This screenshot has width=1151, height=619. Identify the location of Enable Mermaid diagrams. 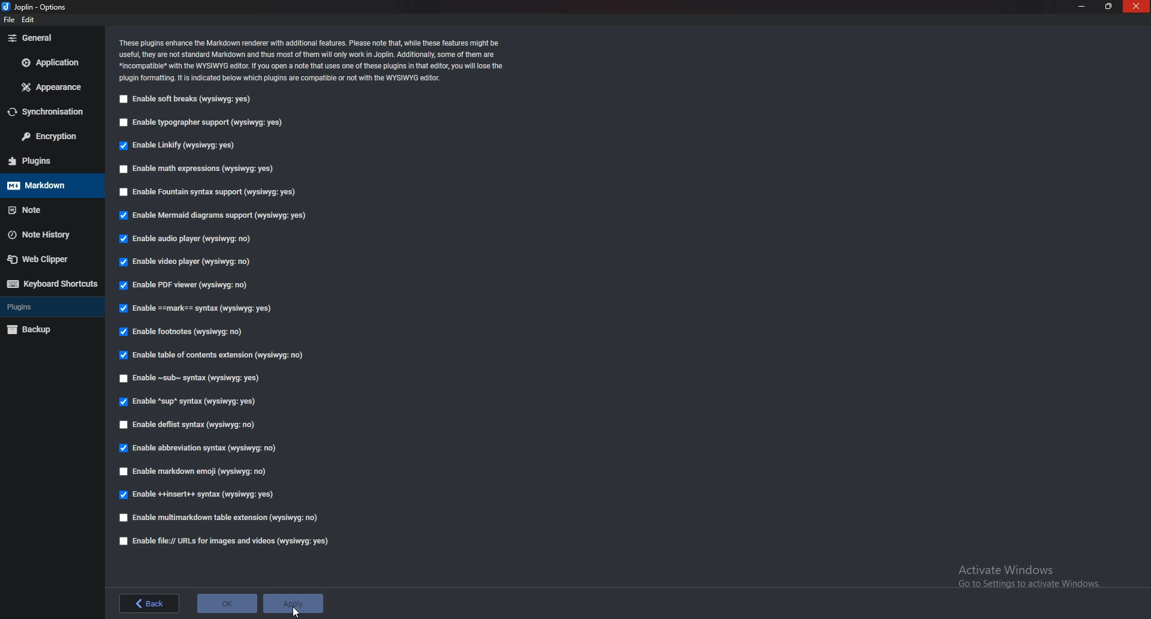
(212, 215).